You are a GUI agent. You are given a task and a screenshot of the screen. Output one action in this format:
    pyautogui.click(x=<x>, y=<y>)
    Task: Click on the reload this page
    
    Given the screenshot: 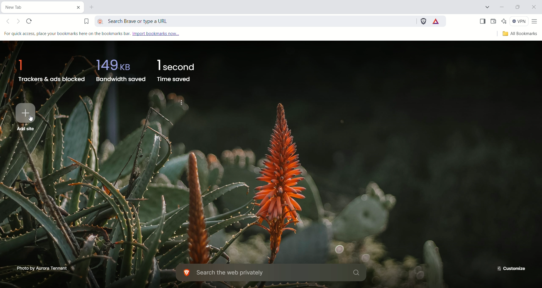 What is the action you would take?
    pyautogui.click(x=31, y=22)
    